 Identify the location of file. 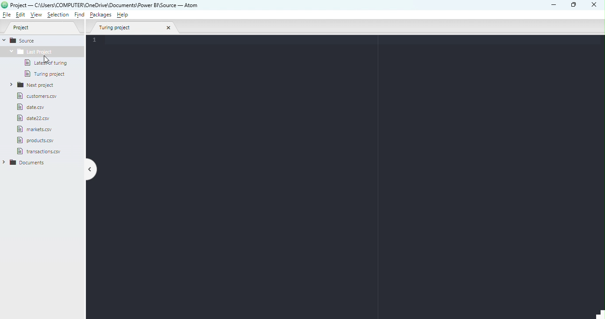
(39, 118).